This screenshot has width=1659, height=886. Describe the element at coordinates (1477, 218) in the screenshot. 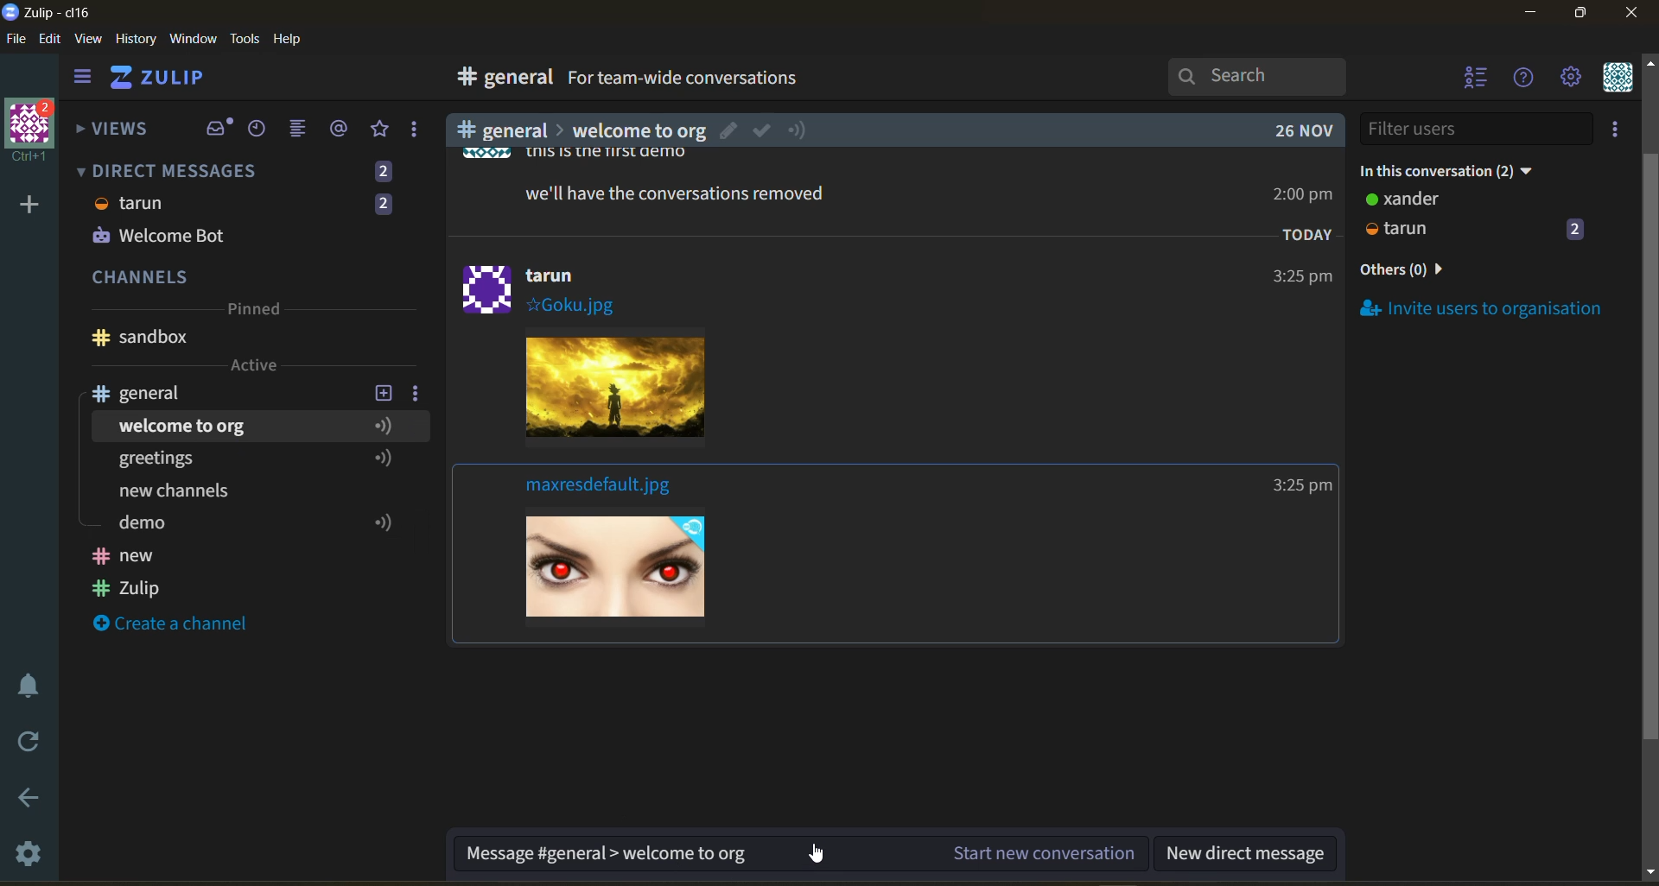

I see `users and status` at that location.